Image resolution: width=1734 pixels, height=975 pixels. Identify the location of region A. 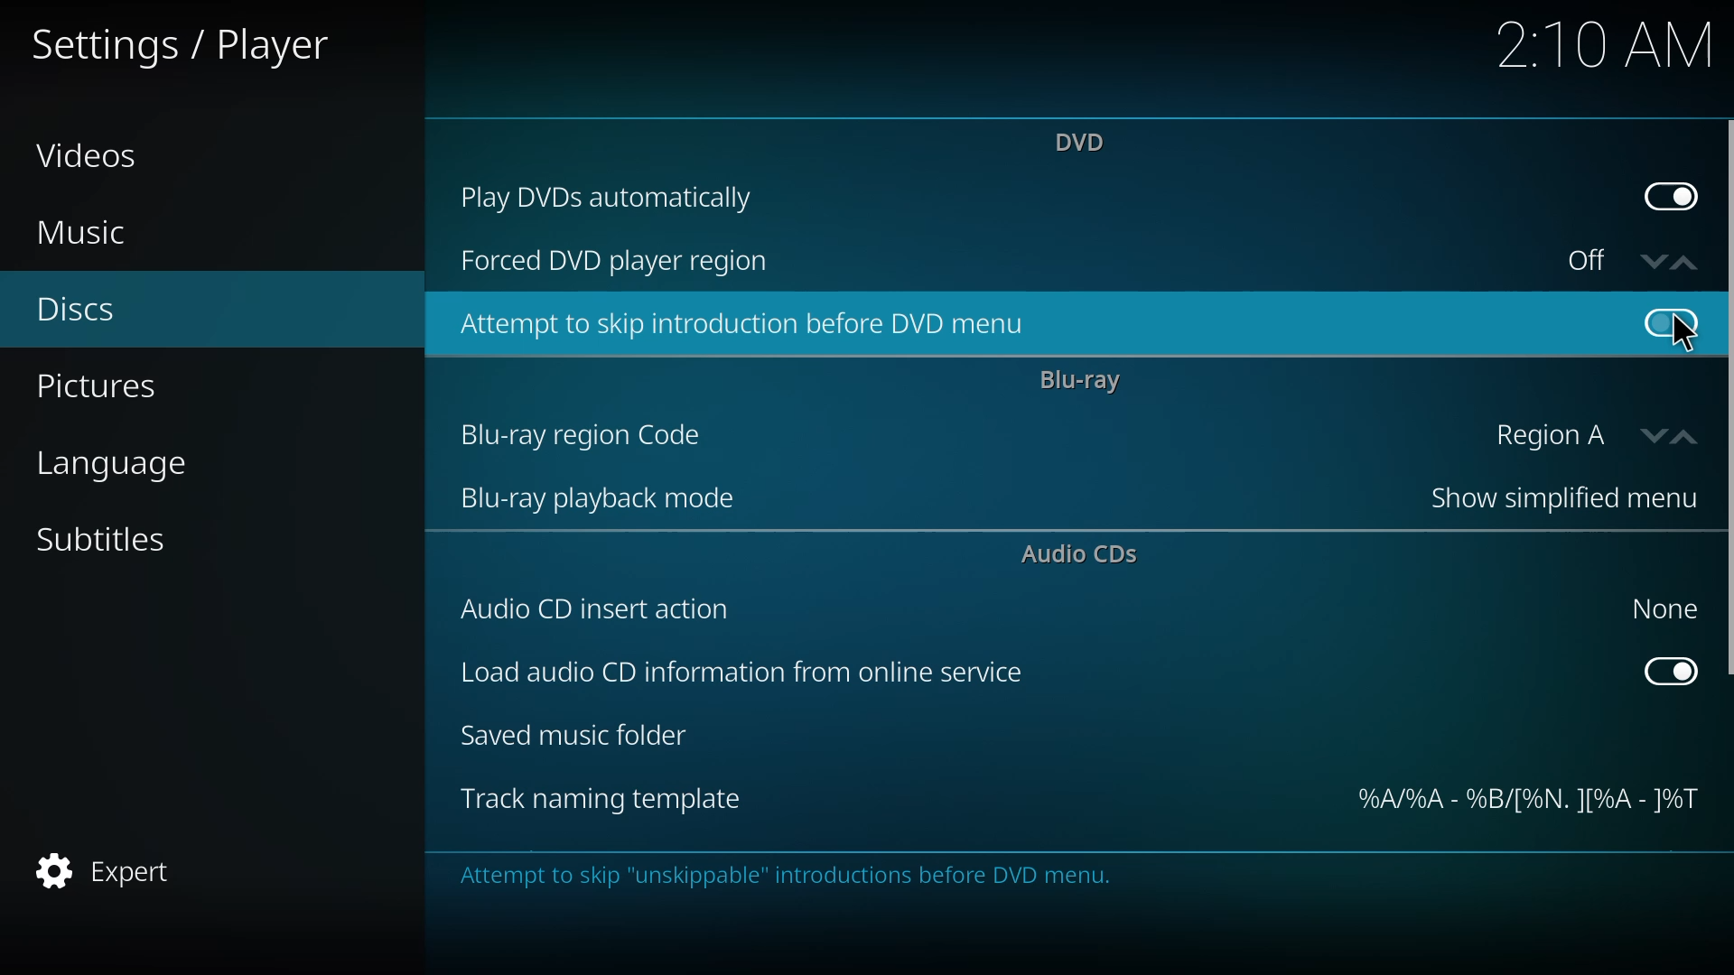
(1580, 432).